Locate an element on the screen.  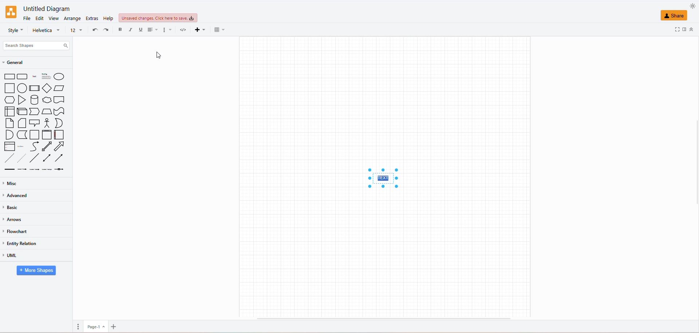
logo is located at coordinates (10, 12).